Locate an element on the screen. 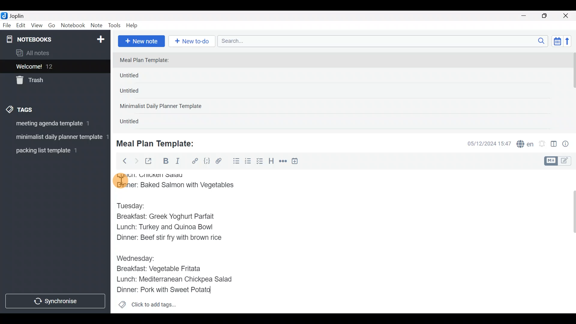 The image size is (576, 324). New is located at coordinates (100, 38).